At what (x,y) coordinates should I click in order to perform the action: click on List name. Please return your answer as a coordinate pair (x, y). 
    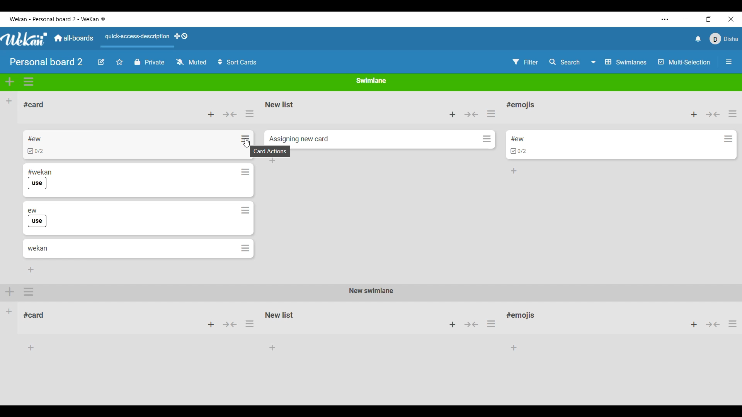
    Looking at the image, I should click on (521, 105).